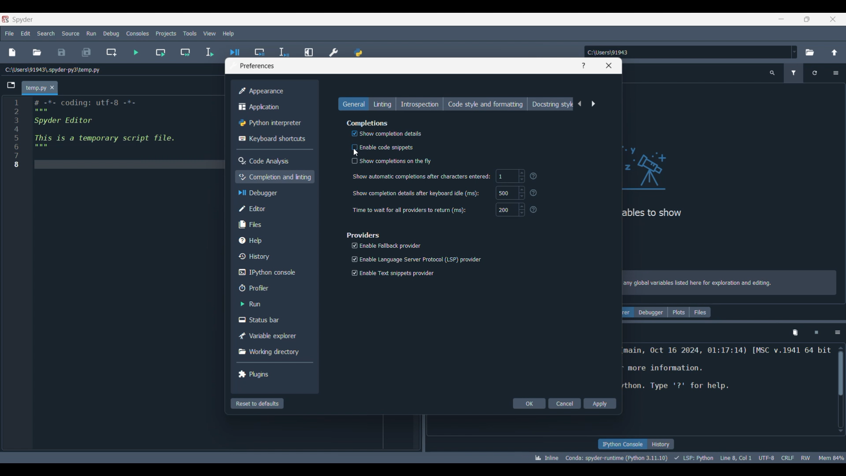  What do you see at coordinates (272, 374) in the screenshot?
I see `Plugins` at bounding box center [272, 374].